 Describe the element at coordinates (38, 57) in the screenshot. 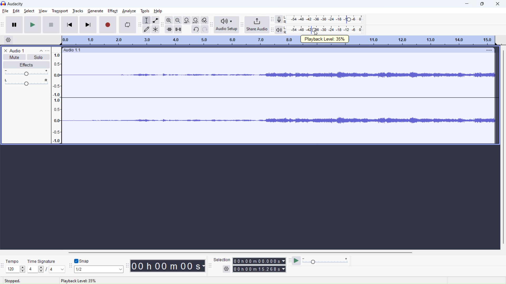

I see `solo` at that location.